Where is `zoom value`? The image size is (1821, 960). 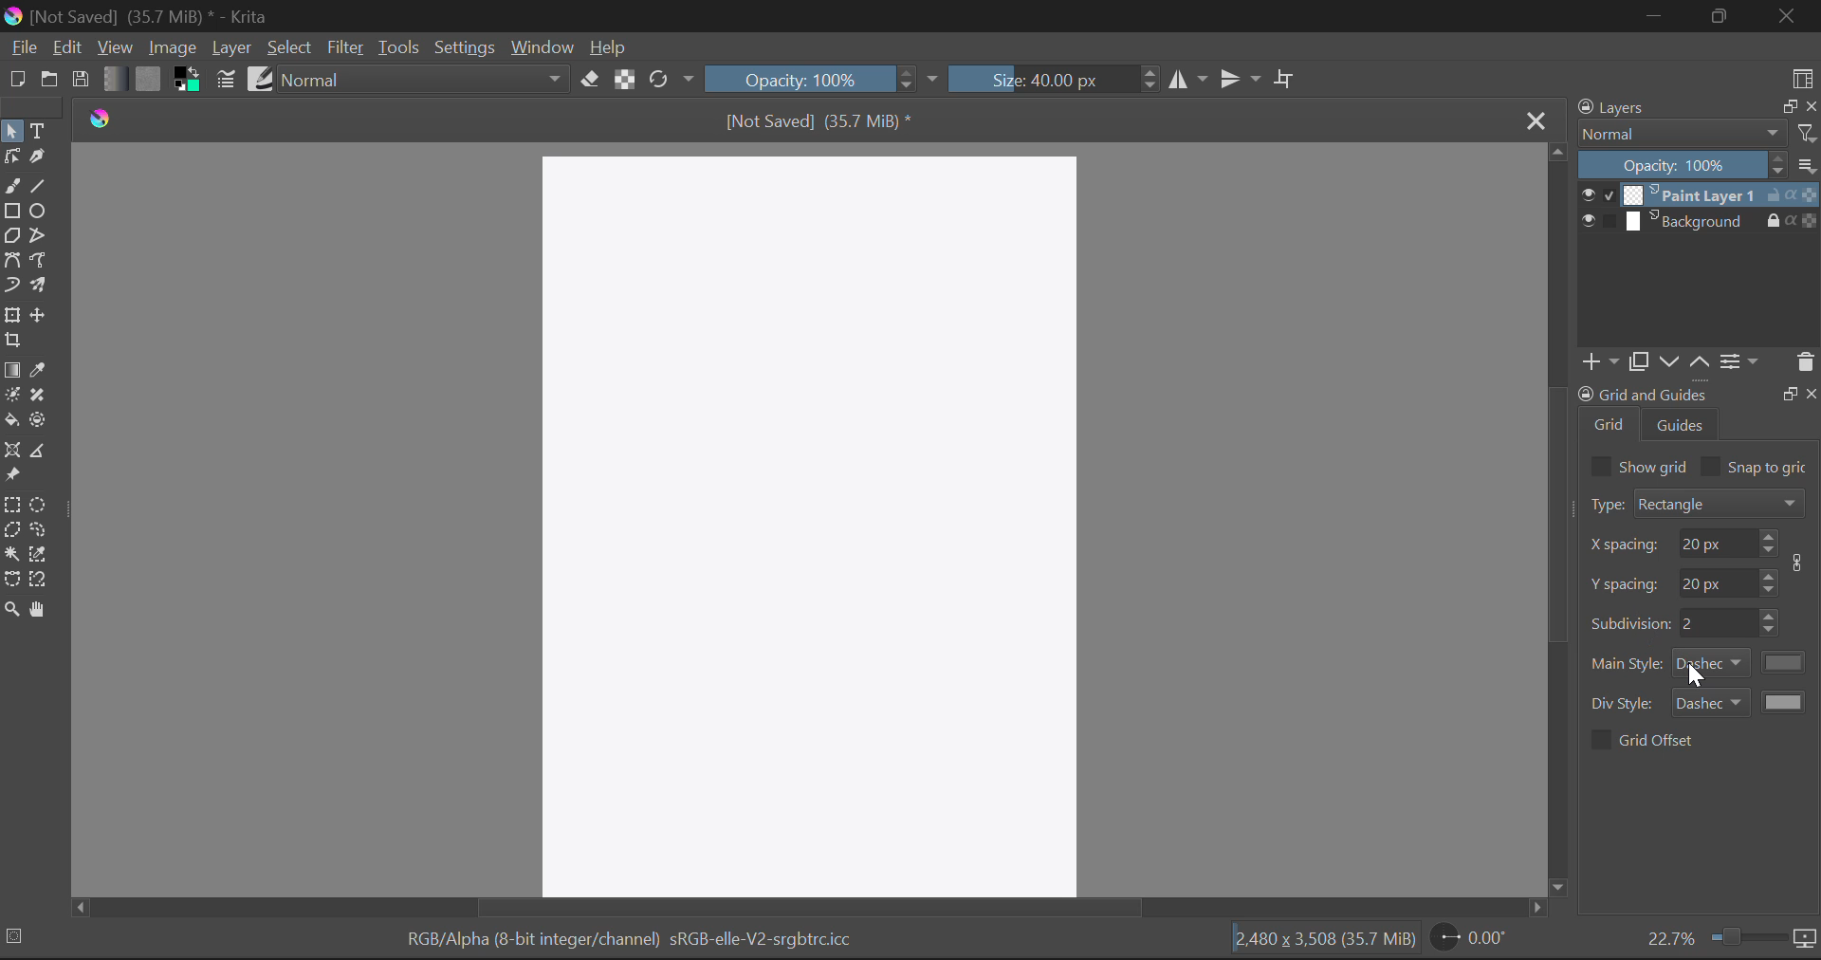
zoom value is located at coordinates (1670, 936).